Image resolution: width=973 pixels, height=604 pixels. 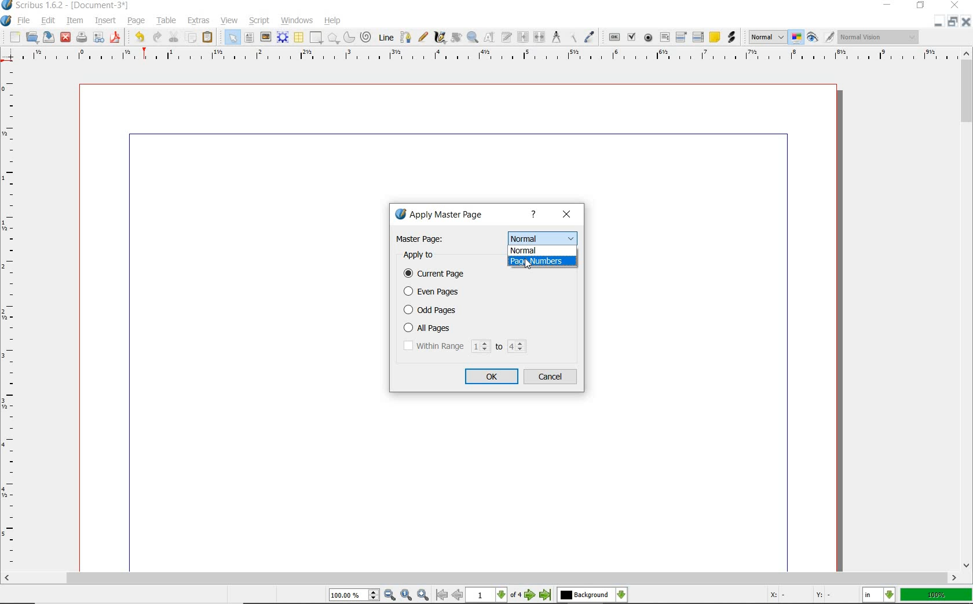 What do you see at coordinates (71, 6) in the screenshot?
I see `Scribus 1.62 - [Document-3*]` at bounding box center [71, 6].